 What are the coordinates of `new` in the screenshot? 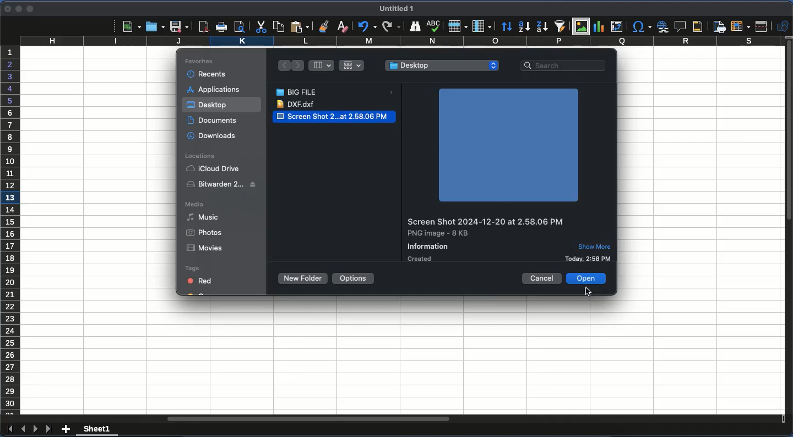 It's located at (132, 27).